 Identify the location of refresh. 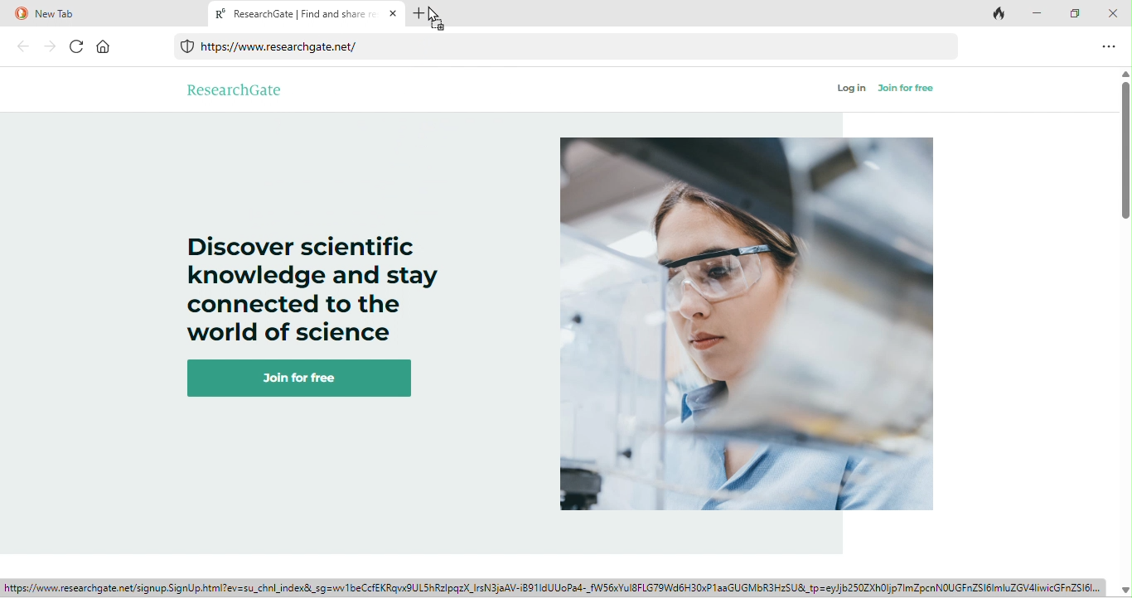
(78, 46).